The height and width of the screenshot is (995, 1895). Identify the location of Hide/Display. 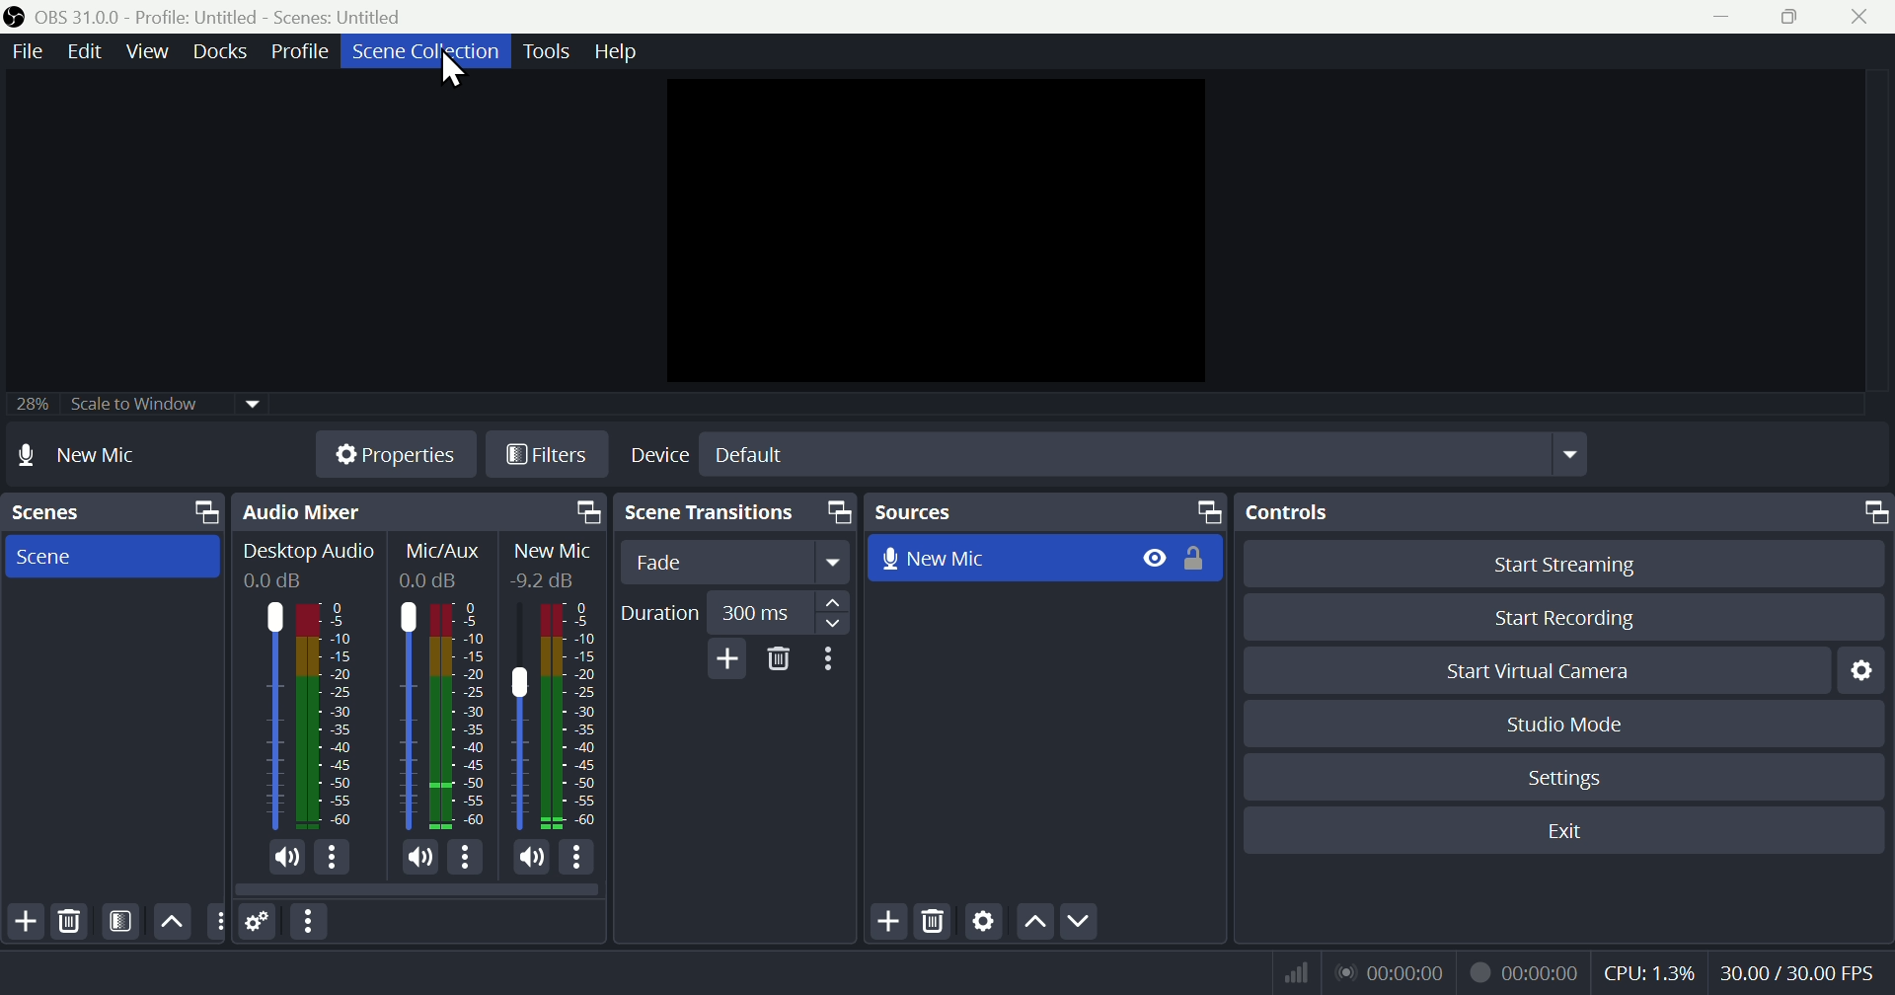
(1155, 558).